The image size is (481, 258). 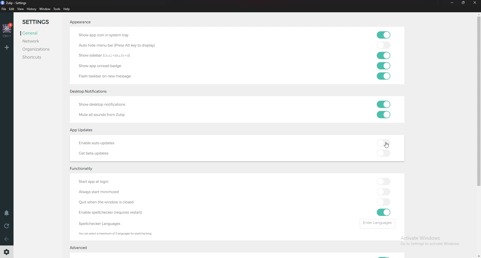 What do you see at coordinates (115, 46) in the screenshot?
I see `auto hide menu bar` at bounding box center [115, 46].